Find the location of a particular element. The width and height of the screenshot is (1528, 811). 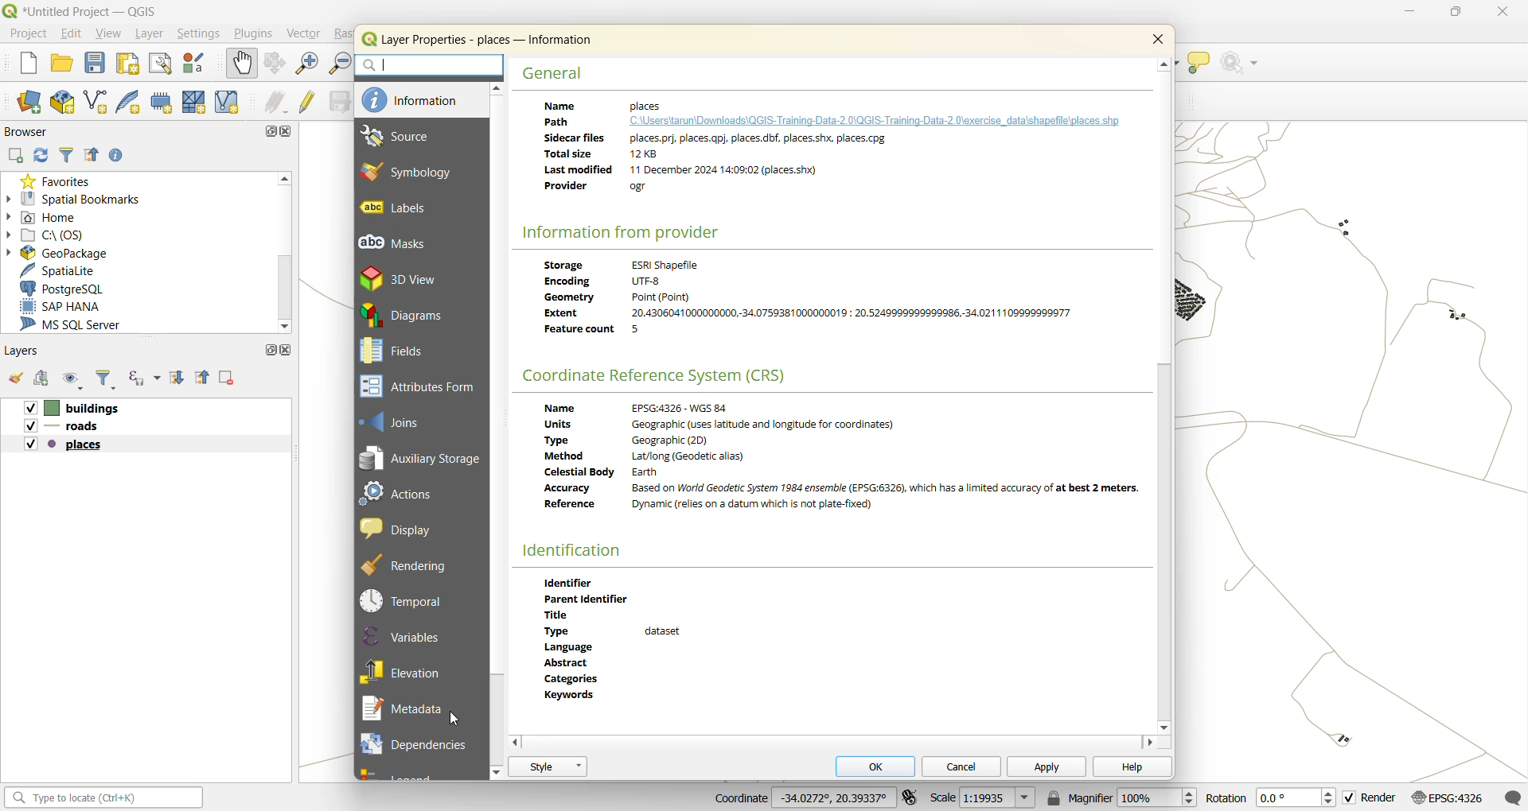

new shapefile is located at coordinates (103, 102).